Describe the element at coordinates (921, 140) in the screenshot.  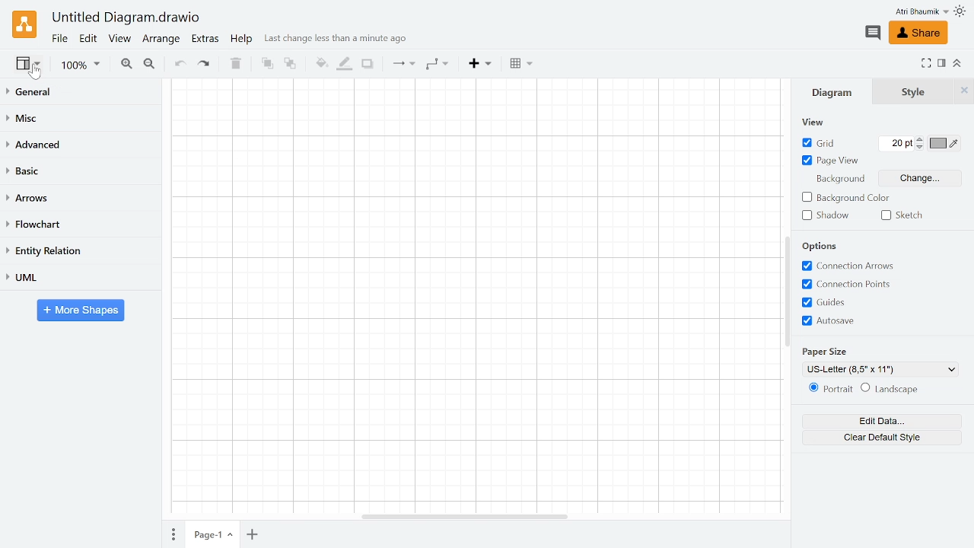
I see `Increase grid pt` at that location.